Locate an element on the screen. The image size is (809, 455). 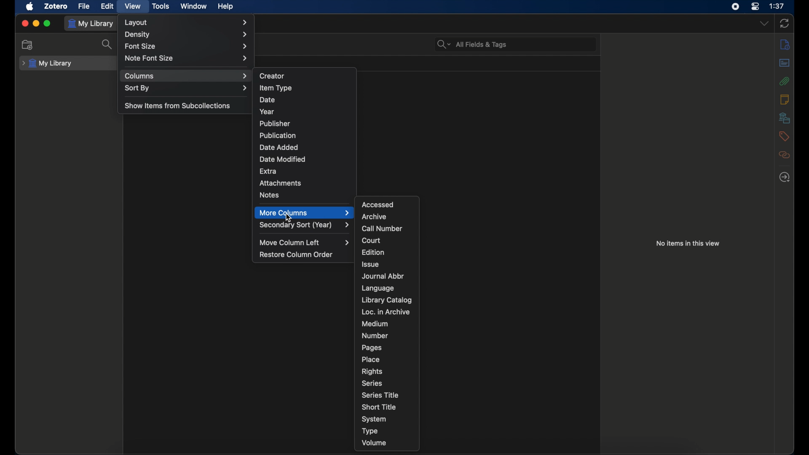
window is located at coordinates (193, 6).